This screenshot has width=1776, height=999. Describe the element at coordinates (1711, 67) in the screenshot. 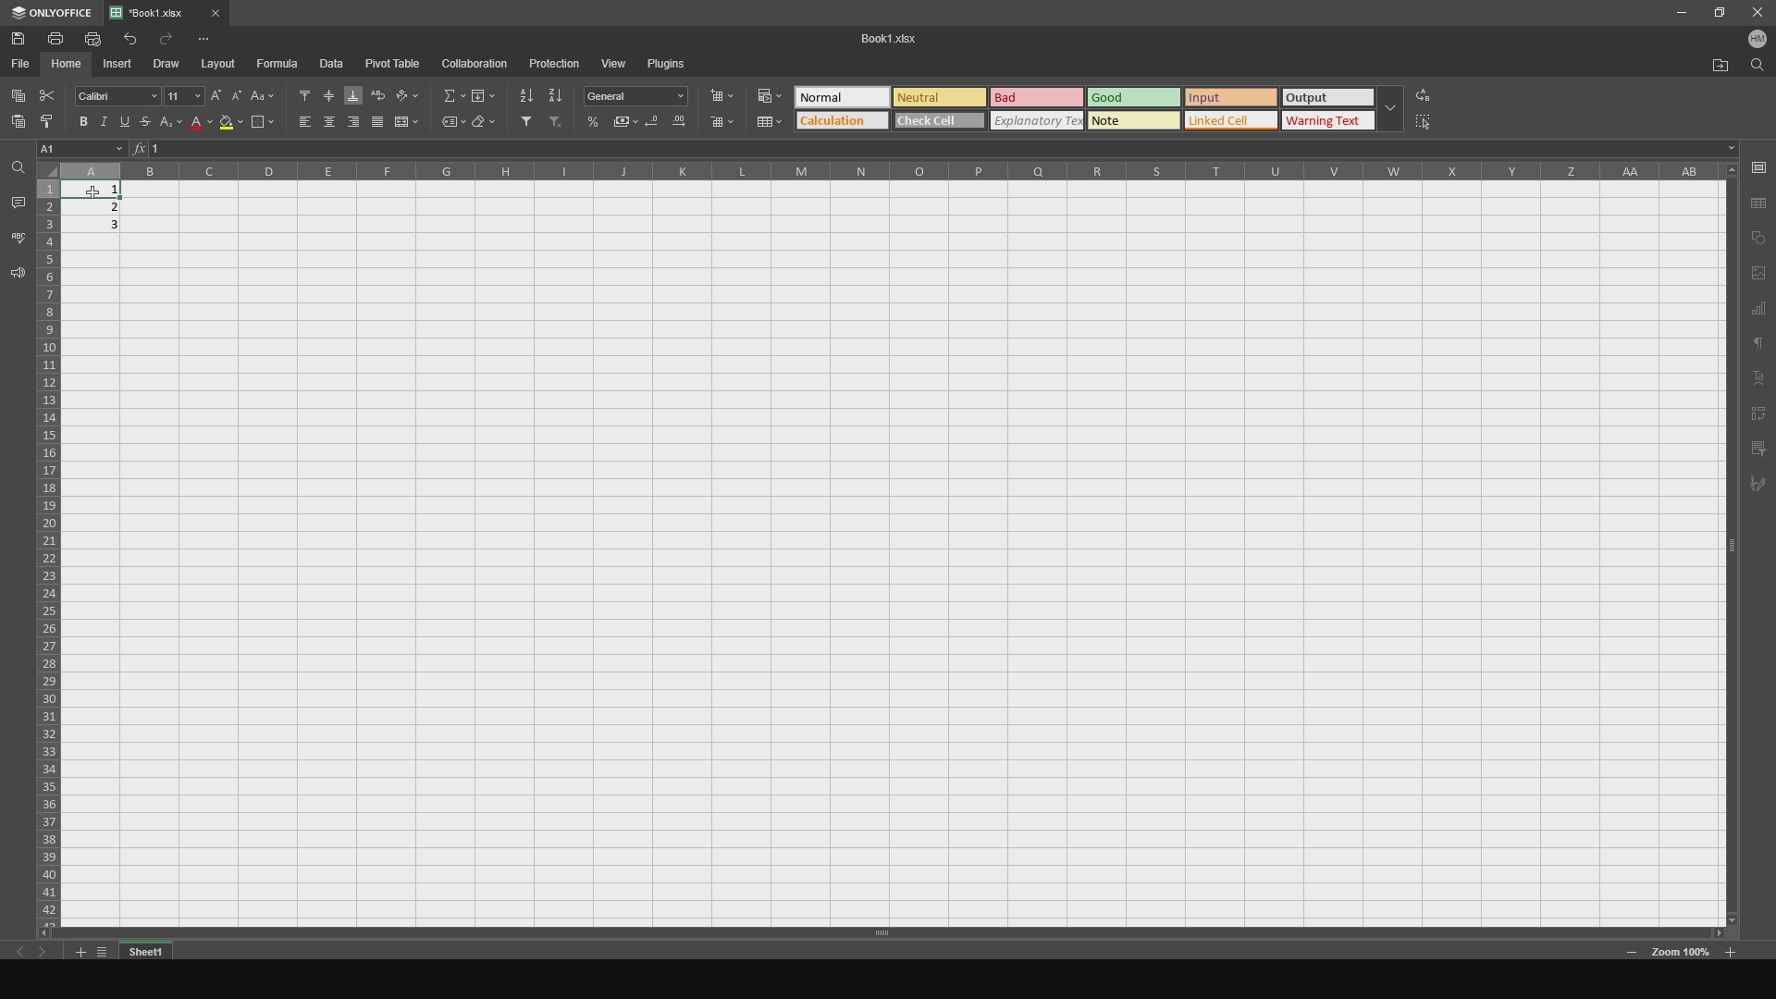

I see `open file location` at that location.